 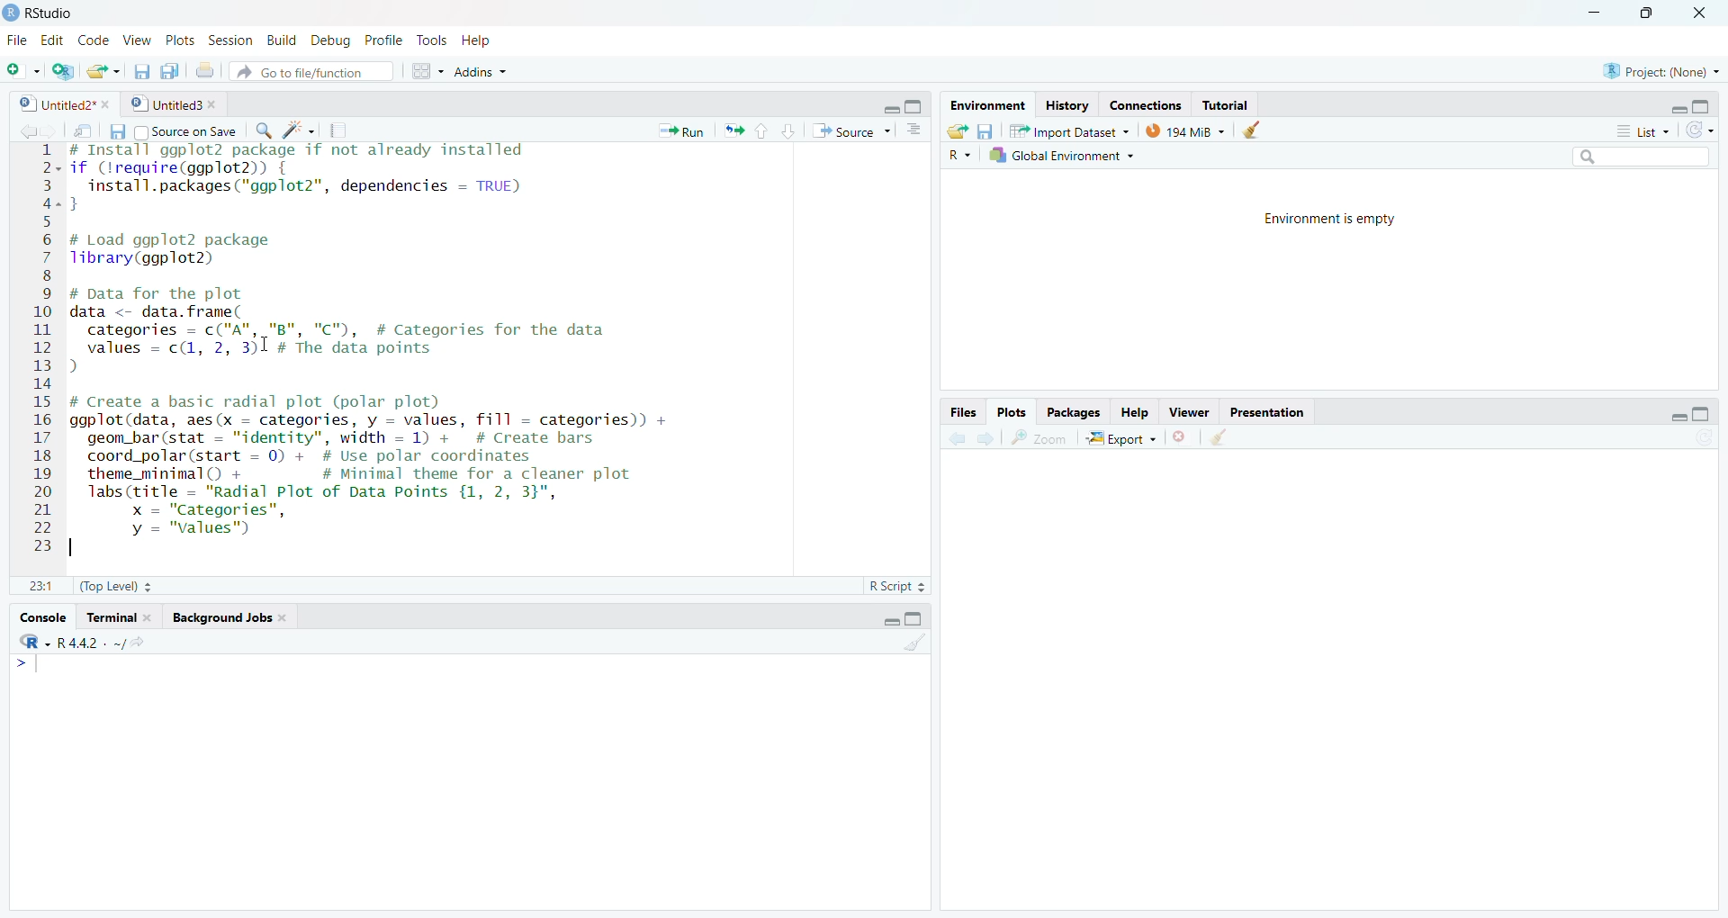 What do you see at coordinates (50, 42) in the screenshot?
I see `Edit` at bounding box center [50, 42].